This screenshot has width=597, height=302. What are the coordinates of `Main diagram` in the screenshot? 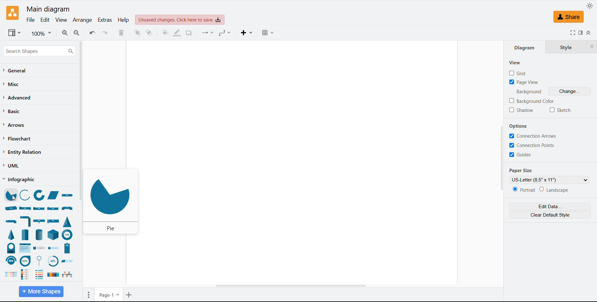 It's located at (48, 9).